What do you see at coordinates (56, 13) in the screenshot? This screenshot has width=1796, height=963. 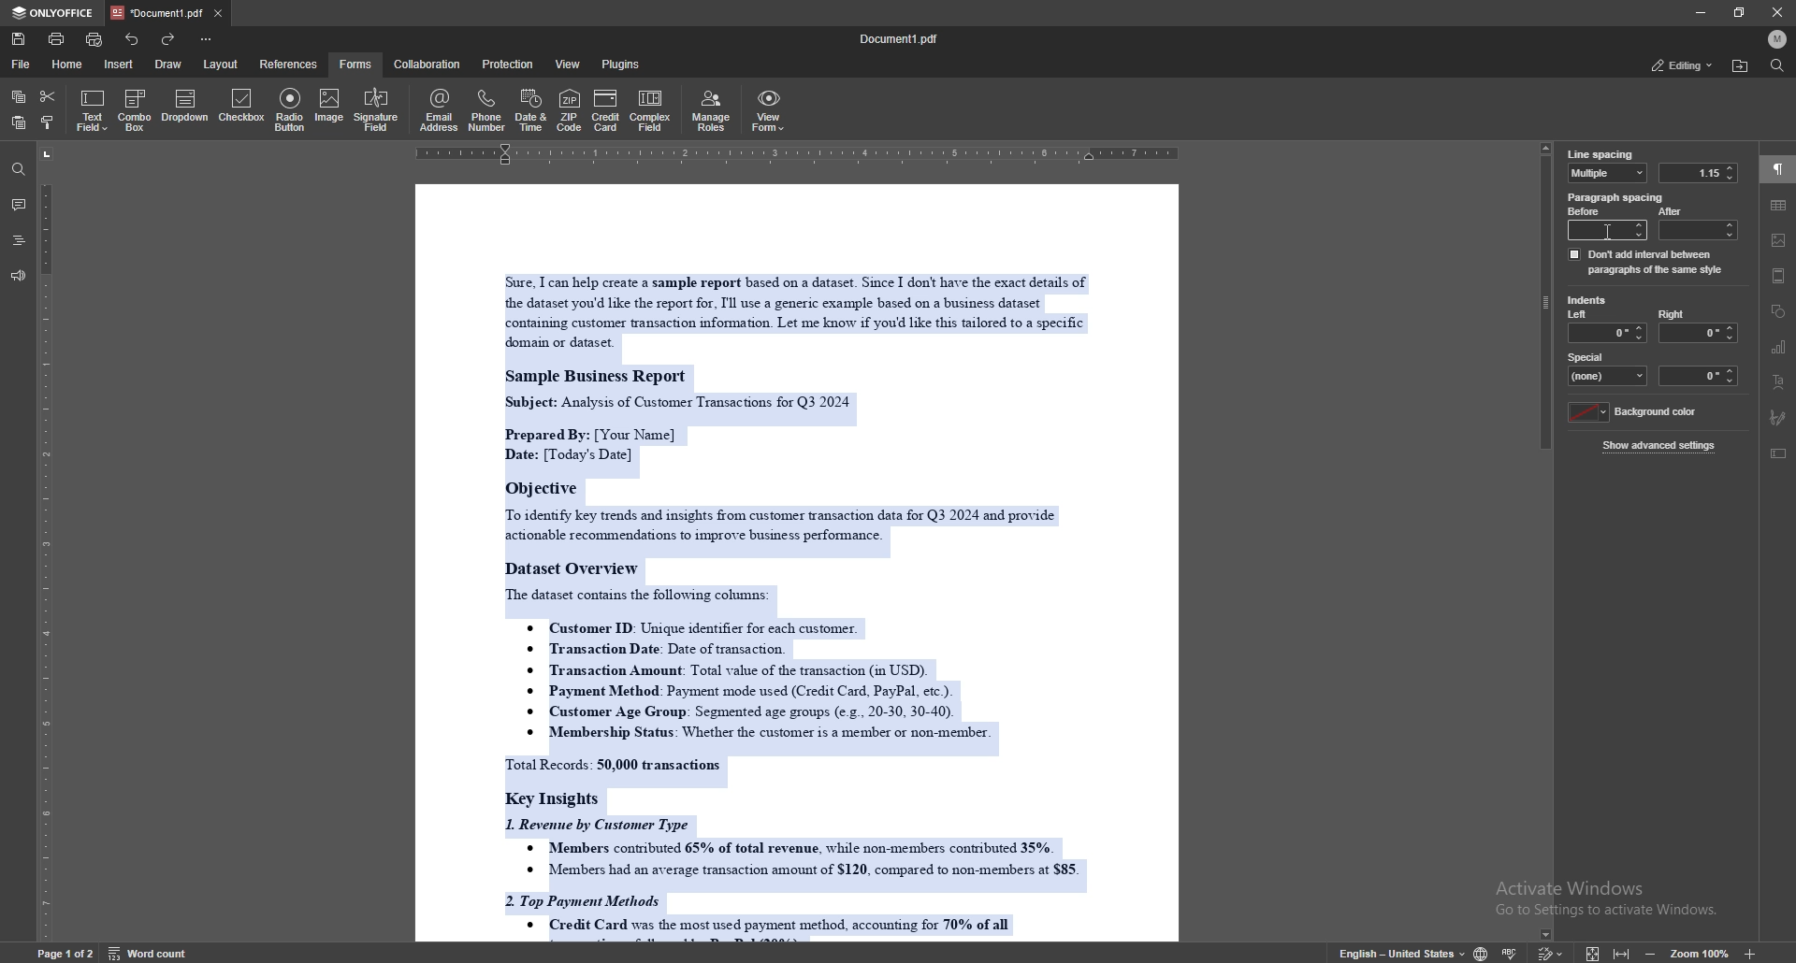 I see `onlyoffice` at bounding box center [56, 13].